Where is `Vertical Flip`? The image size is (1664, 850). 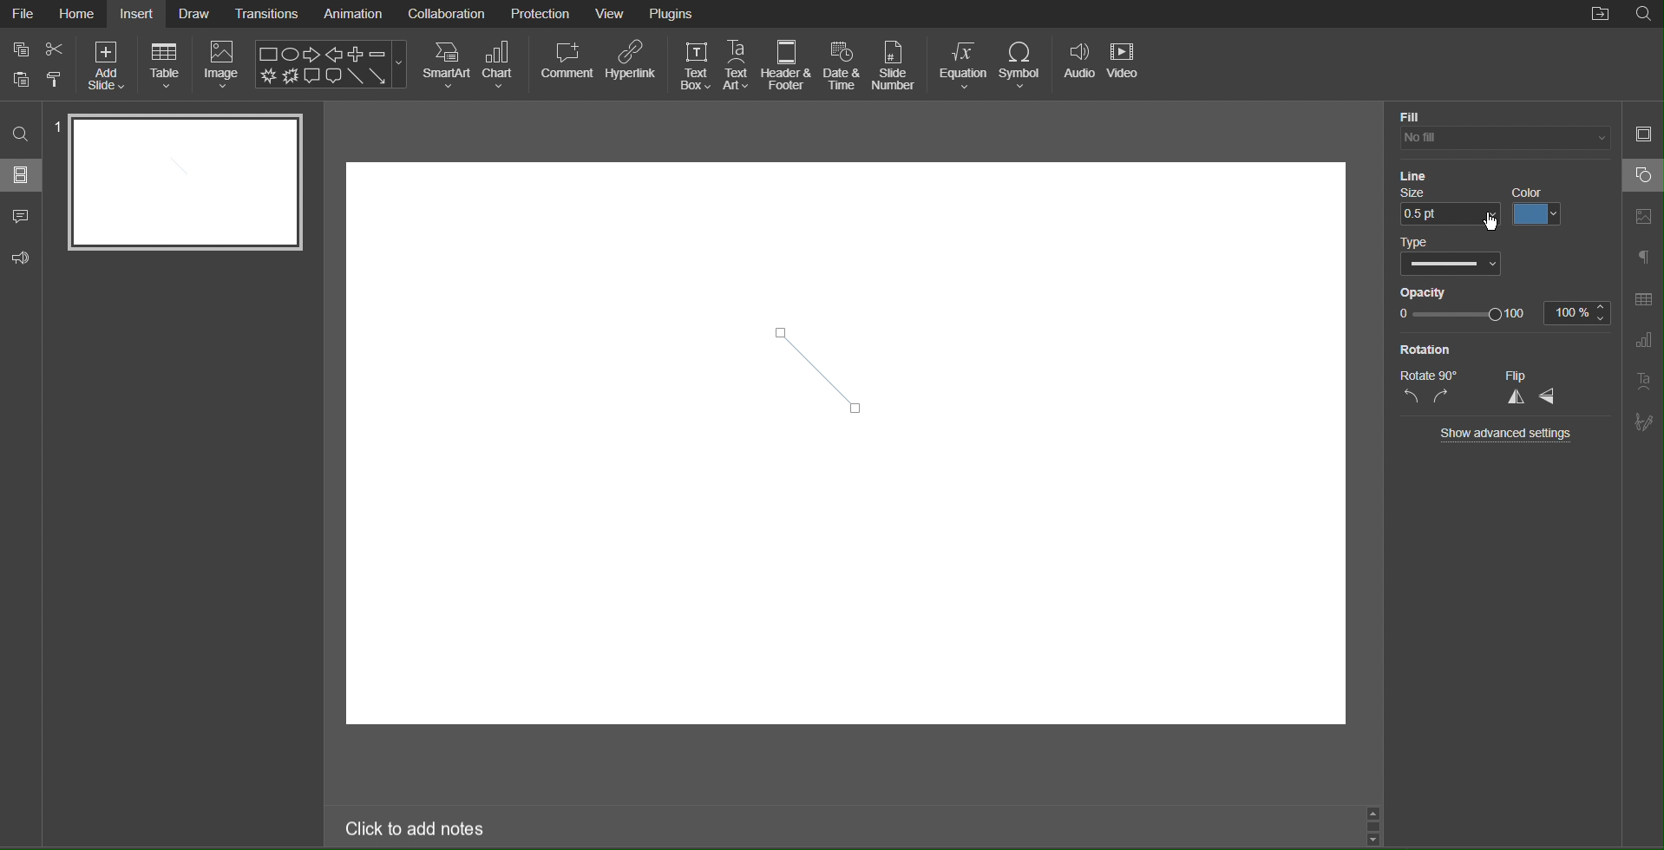
Vertical Flip is located at coordinates (1516, 399).